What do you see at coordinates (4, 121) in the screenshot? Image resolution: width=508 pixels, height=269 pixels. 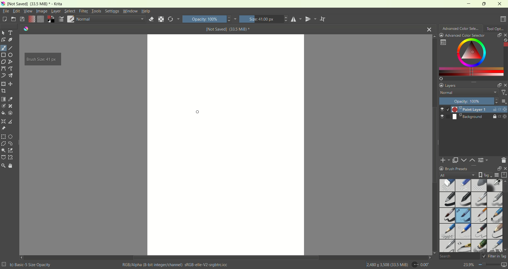 I see `assistant tool` at bounding box center [4, 121].